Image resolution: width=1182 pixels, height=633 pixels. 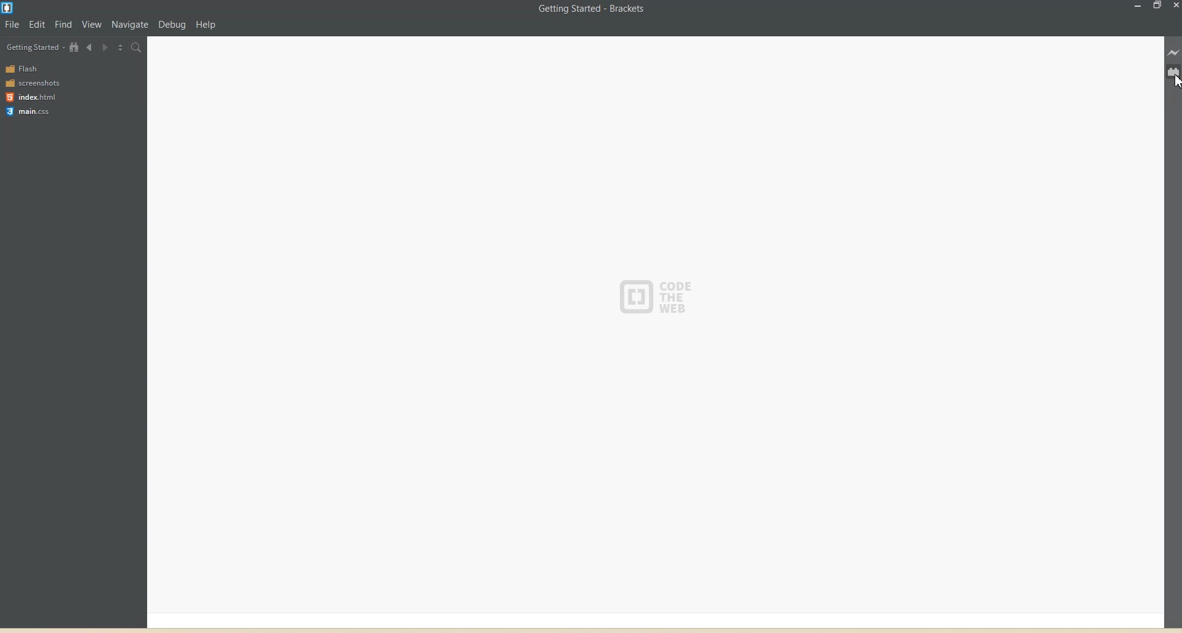 What do you see at coordinates (9, 8) in the screenshot?
I see `Logo` at bounding box center [9, 8].